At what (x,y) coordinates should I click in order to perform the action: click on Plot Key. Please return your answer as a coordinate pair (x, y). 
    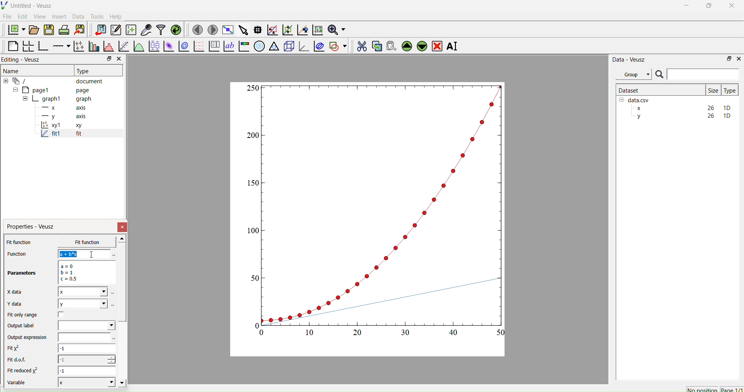
    Looking at the image, I should click on (214, 46).